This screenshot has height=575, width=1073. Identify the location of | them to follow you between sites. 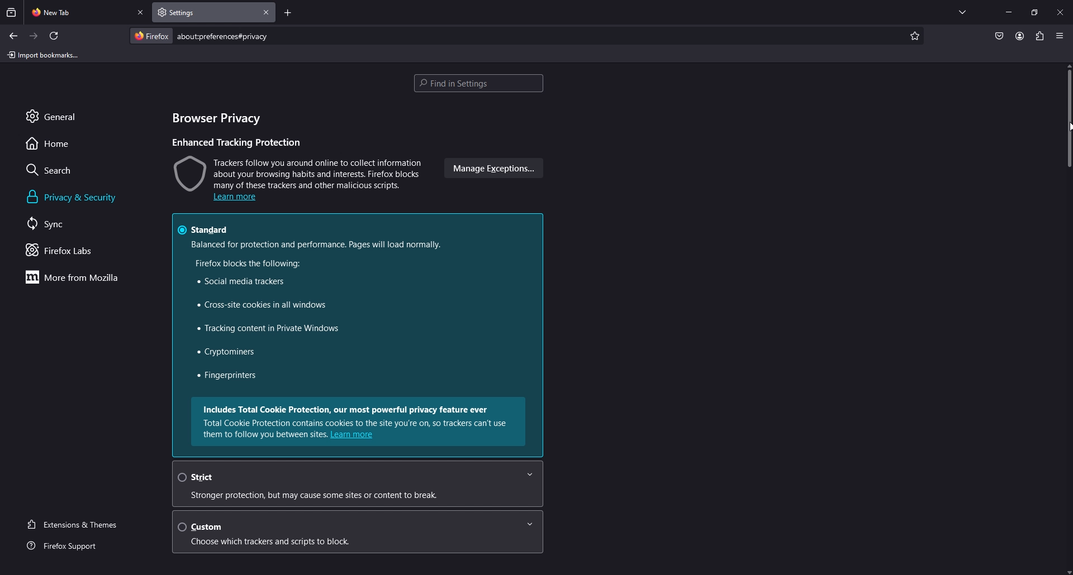
(262, 435).